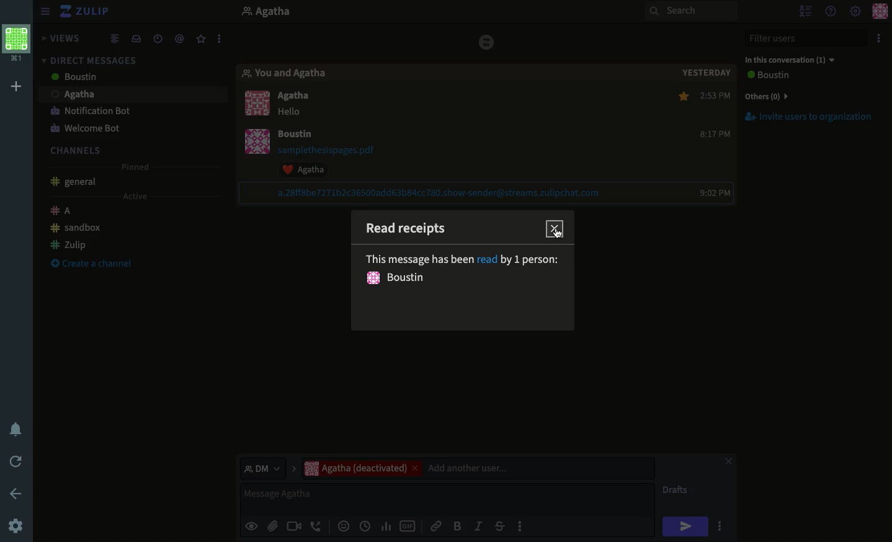 This screenshot has width=892, height=542. Describe the element at coordinates (272, 525) in the screenshot. I see `File attachment` at that location.